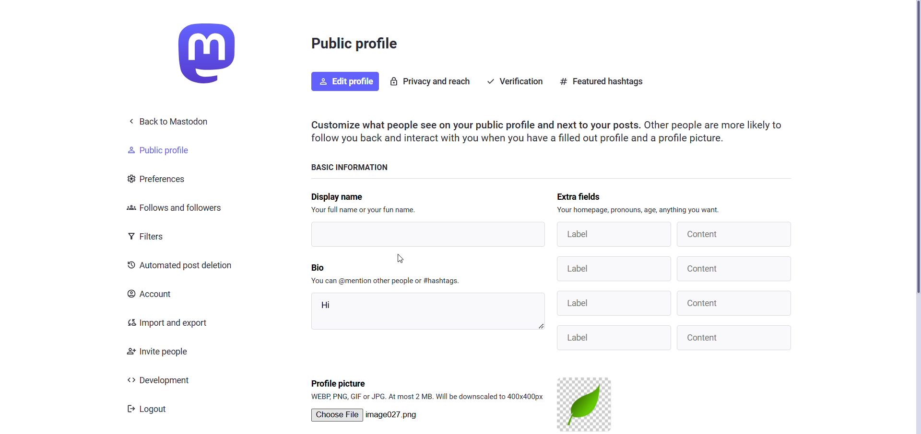 The image size is (921, 434). What do you see at coordinates (160, 379) in the screenshot?
I see `development` at bounding box center [160, 379].